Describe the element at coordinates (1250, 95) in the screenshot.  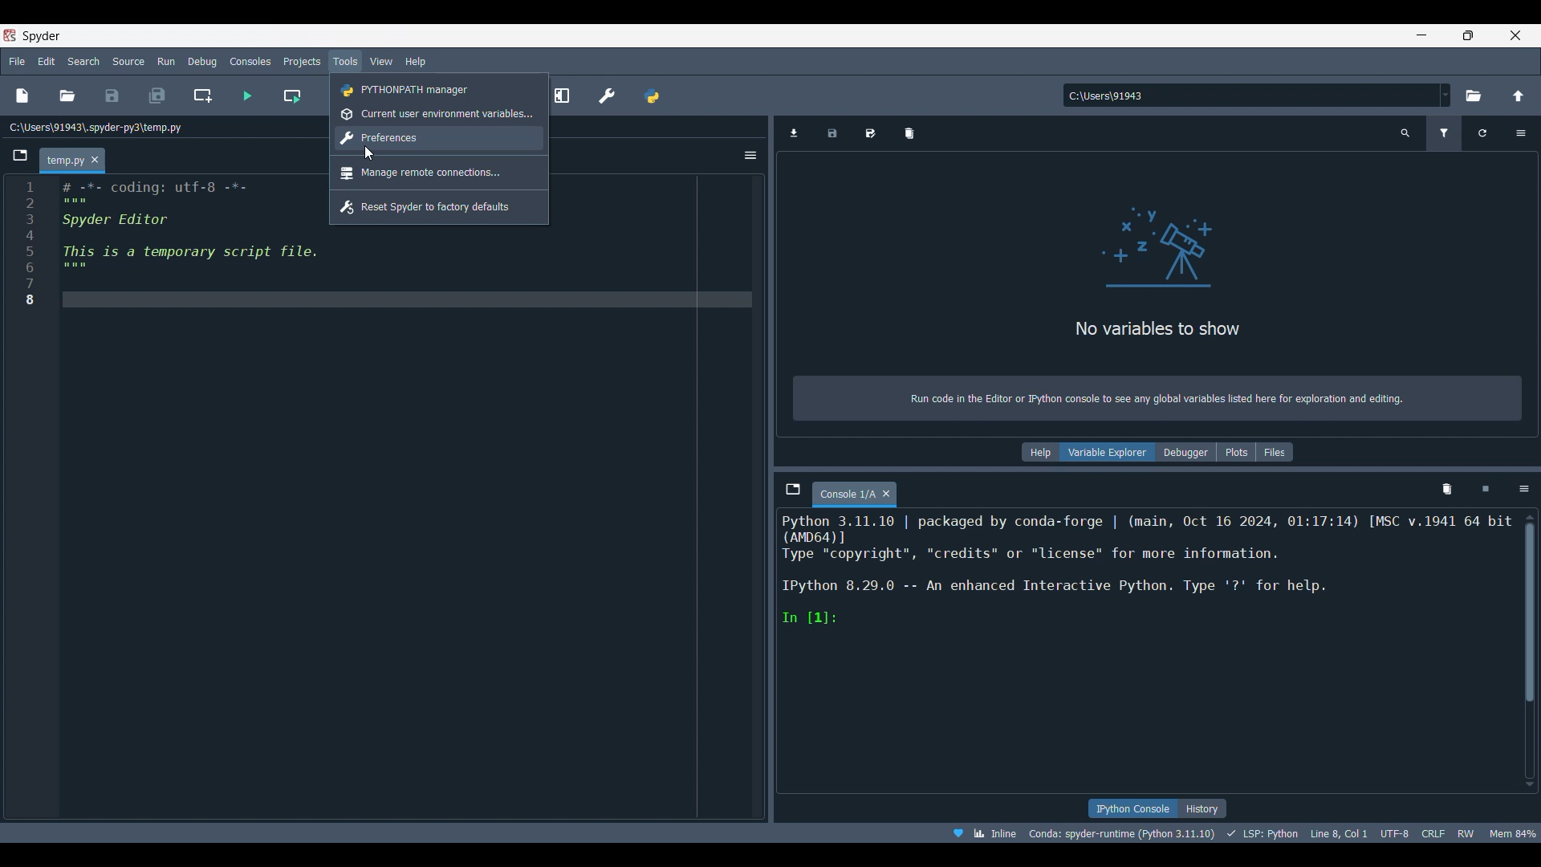
I see `Input location` at that location.